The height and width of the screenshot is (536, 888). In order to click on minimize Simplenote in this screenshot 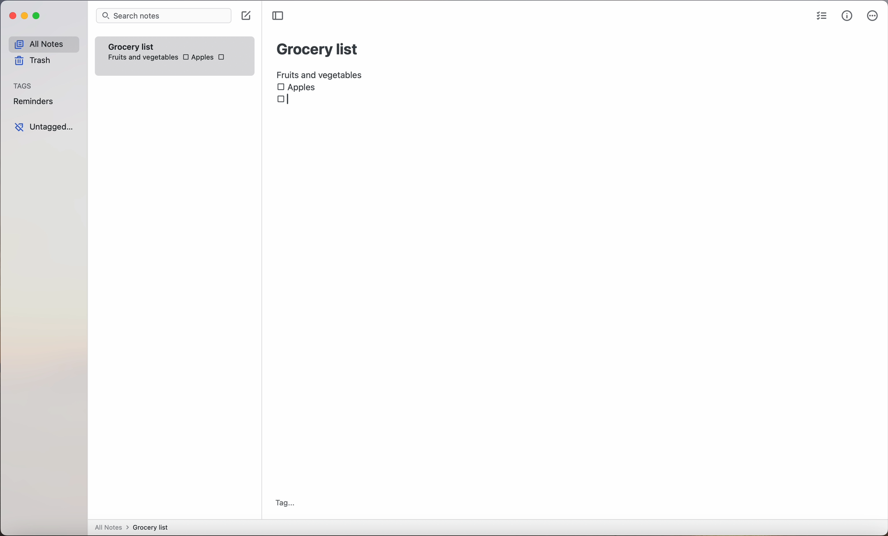, I will do `click(26, 17)`.